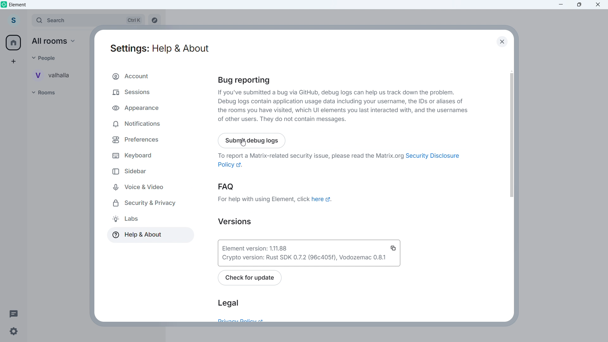 The image size is (608, 342). What do you see at coordinates (337, 92) in the screenshot?
I see `if you've submitted a bug via Github, debug logs can help us track down the problem` at bounding box center [337, 92].